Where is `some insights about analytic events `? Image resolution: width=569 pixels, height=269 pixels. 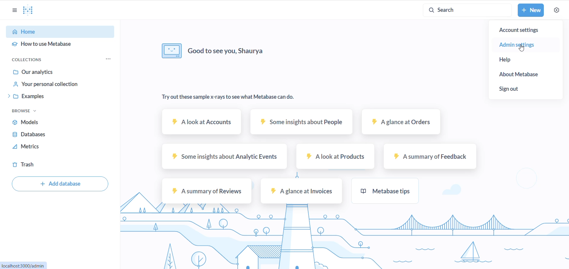 some insights about analytic events  is located at coordinates (223, 157).